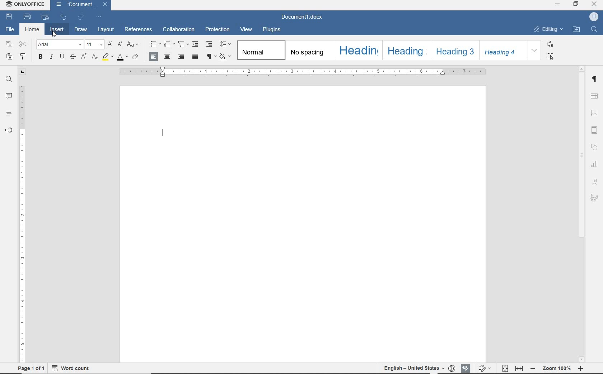 The height and width of the screenshot is (374, 603). Describe the element at coordinates (135, 57) in the screenshot. I see `clear style` at that location.